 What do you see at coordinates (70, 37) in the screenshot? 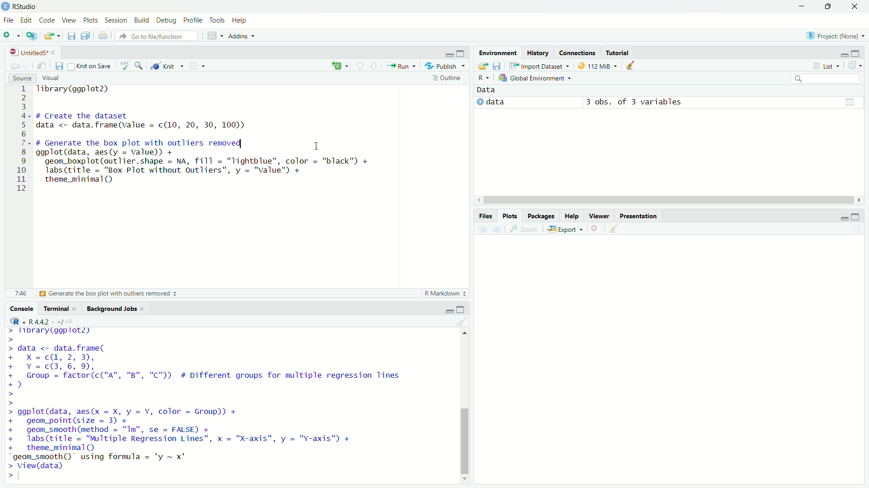
I see `files` at bounding box center [70, 37].